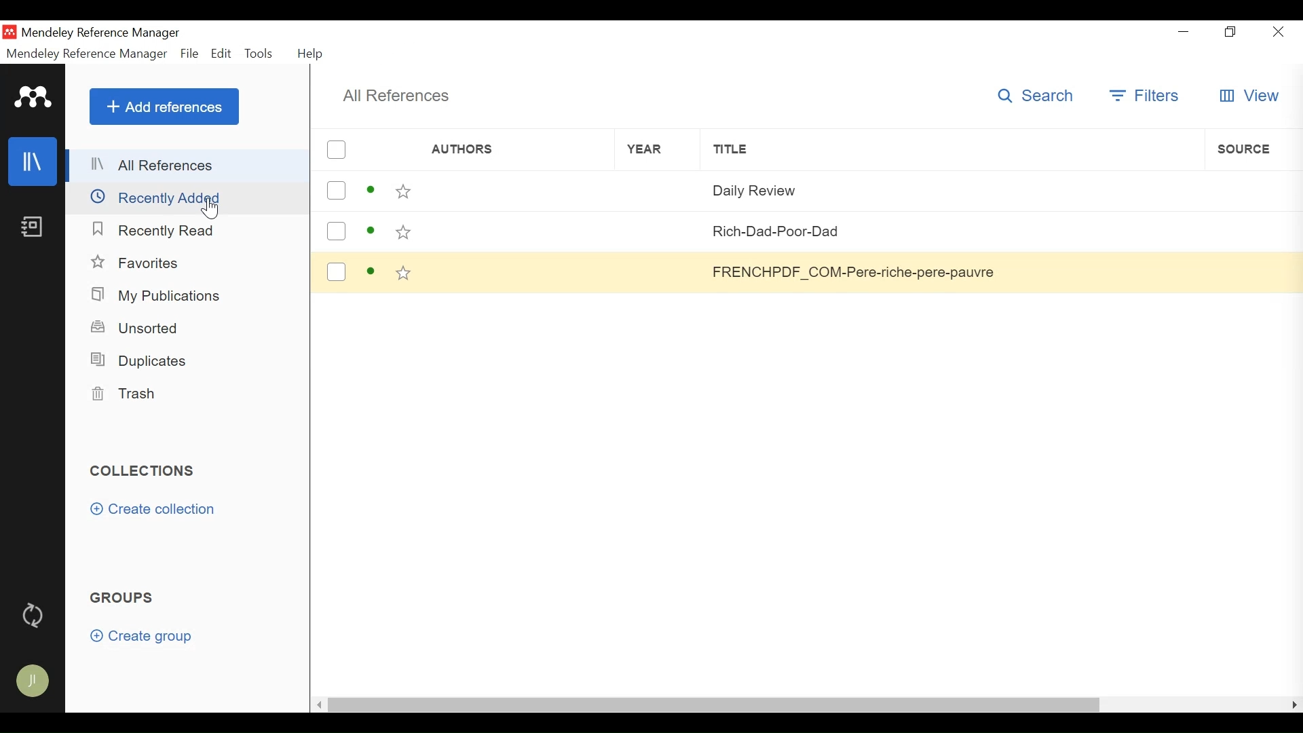 The height and width of the screenshot is (733, 1303). I want to click on Edit, so click(221, 54).